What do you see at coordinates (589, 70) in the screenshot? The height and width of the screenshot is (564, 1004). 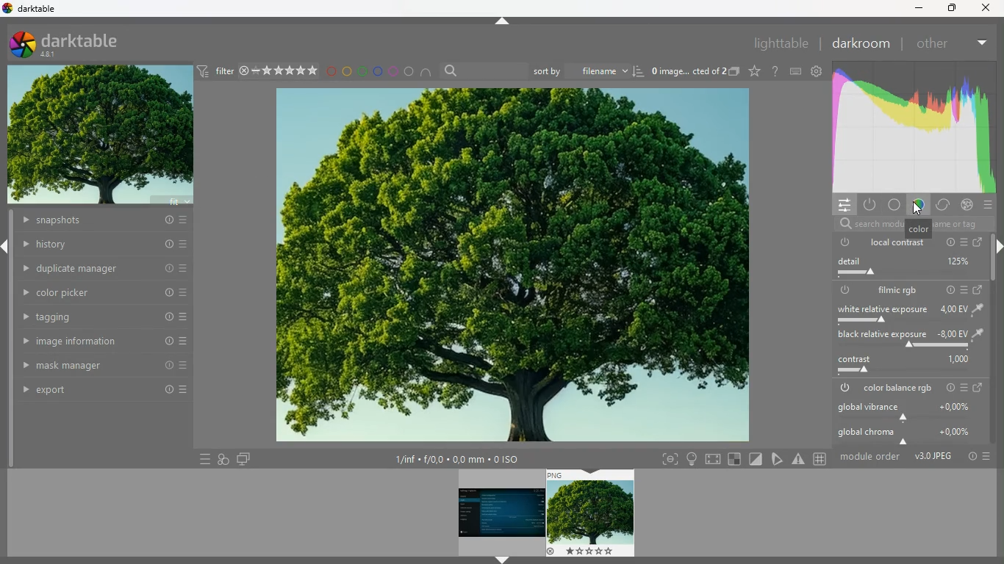 I see `sort by filename` at bounding box center [589, 70].